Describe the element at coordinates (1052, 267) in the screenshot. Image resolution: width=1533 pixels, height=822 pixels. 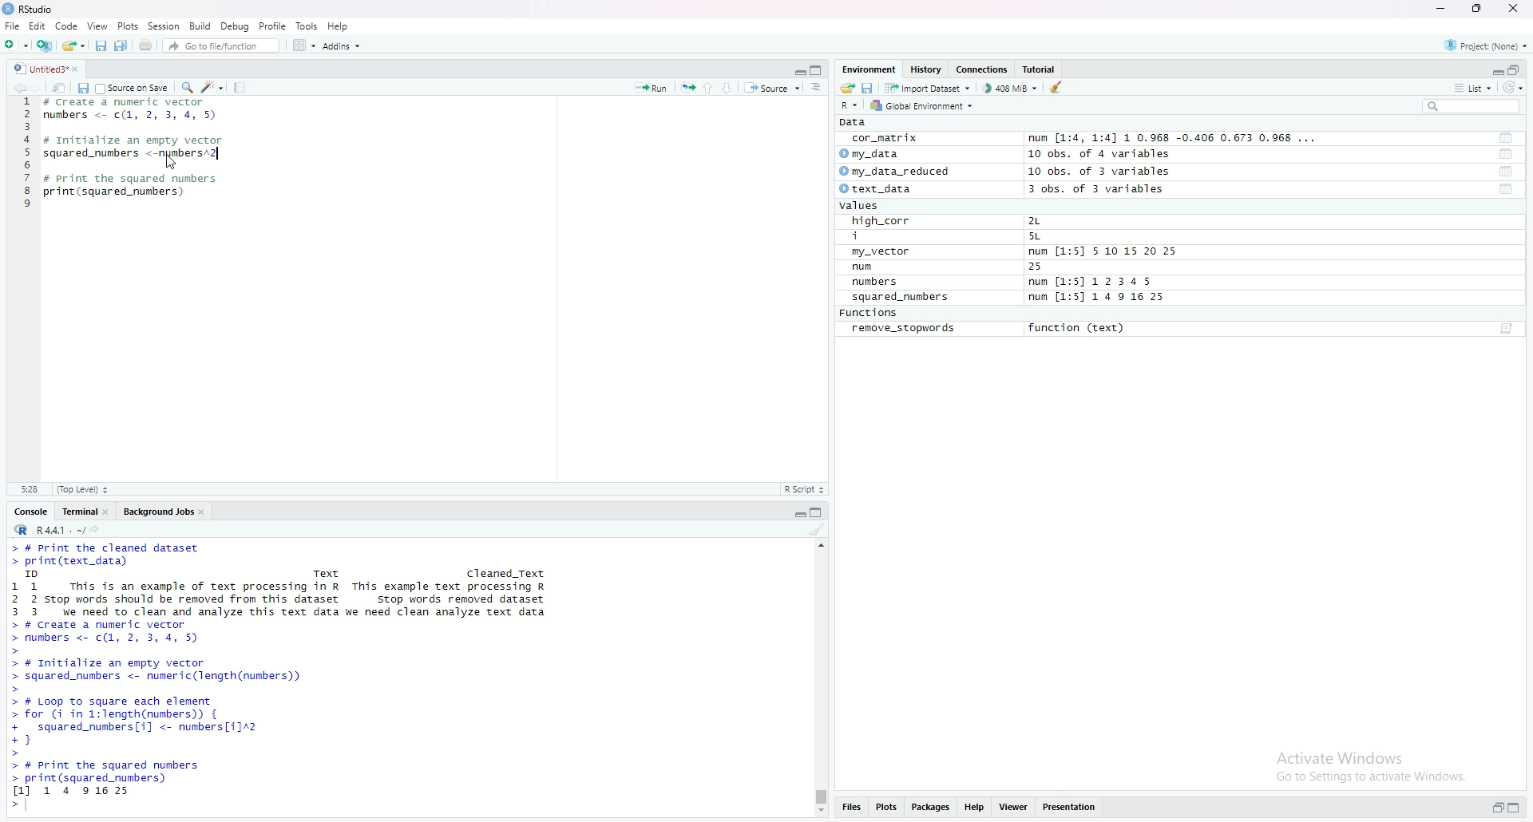
I see `25` at that location.